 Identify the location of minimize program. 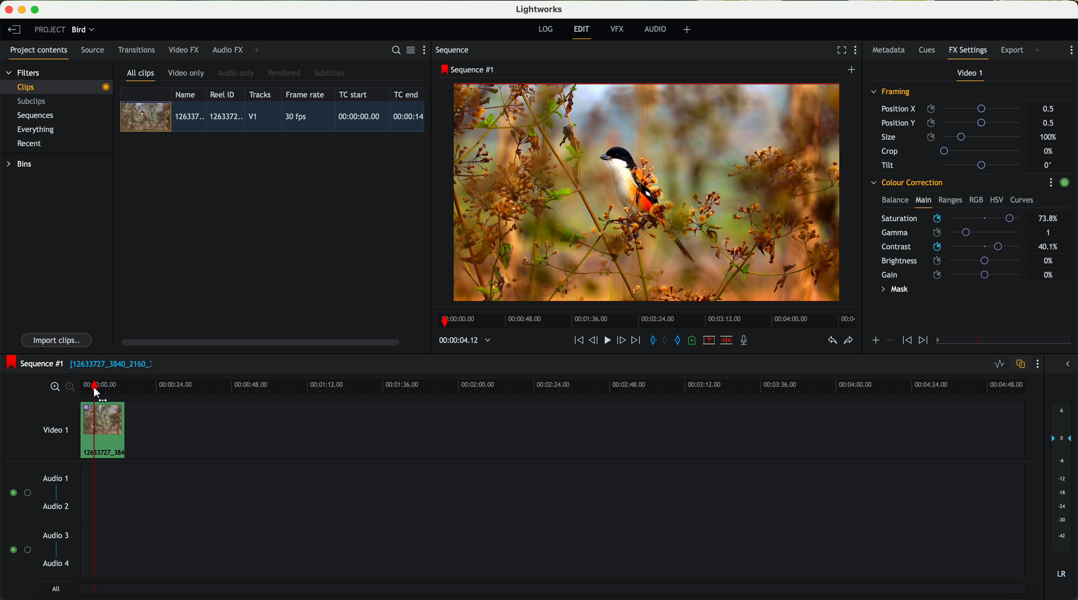
(23, 10).